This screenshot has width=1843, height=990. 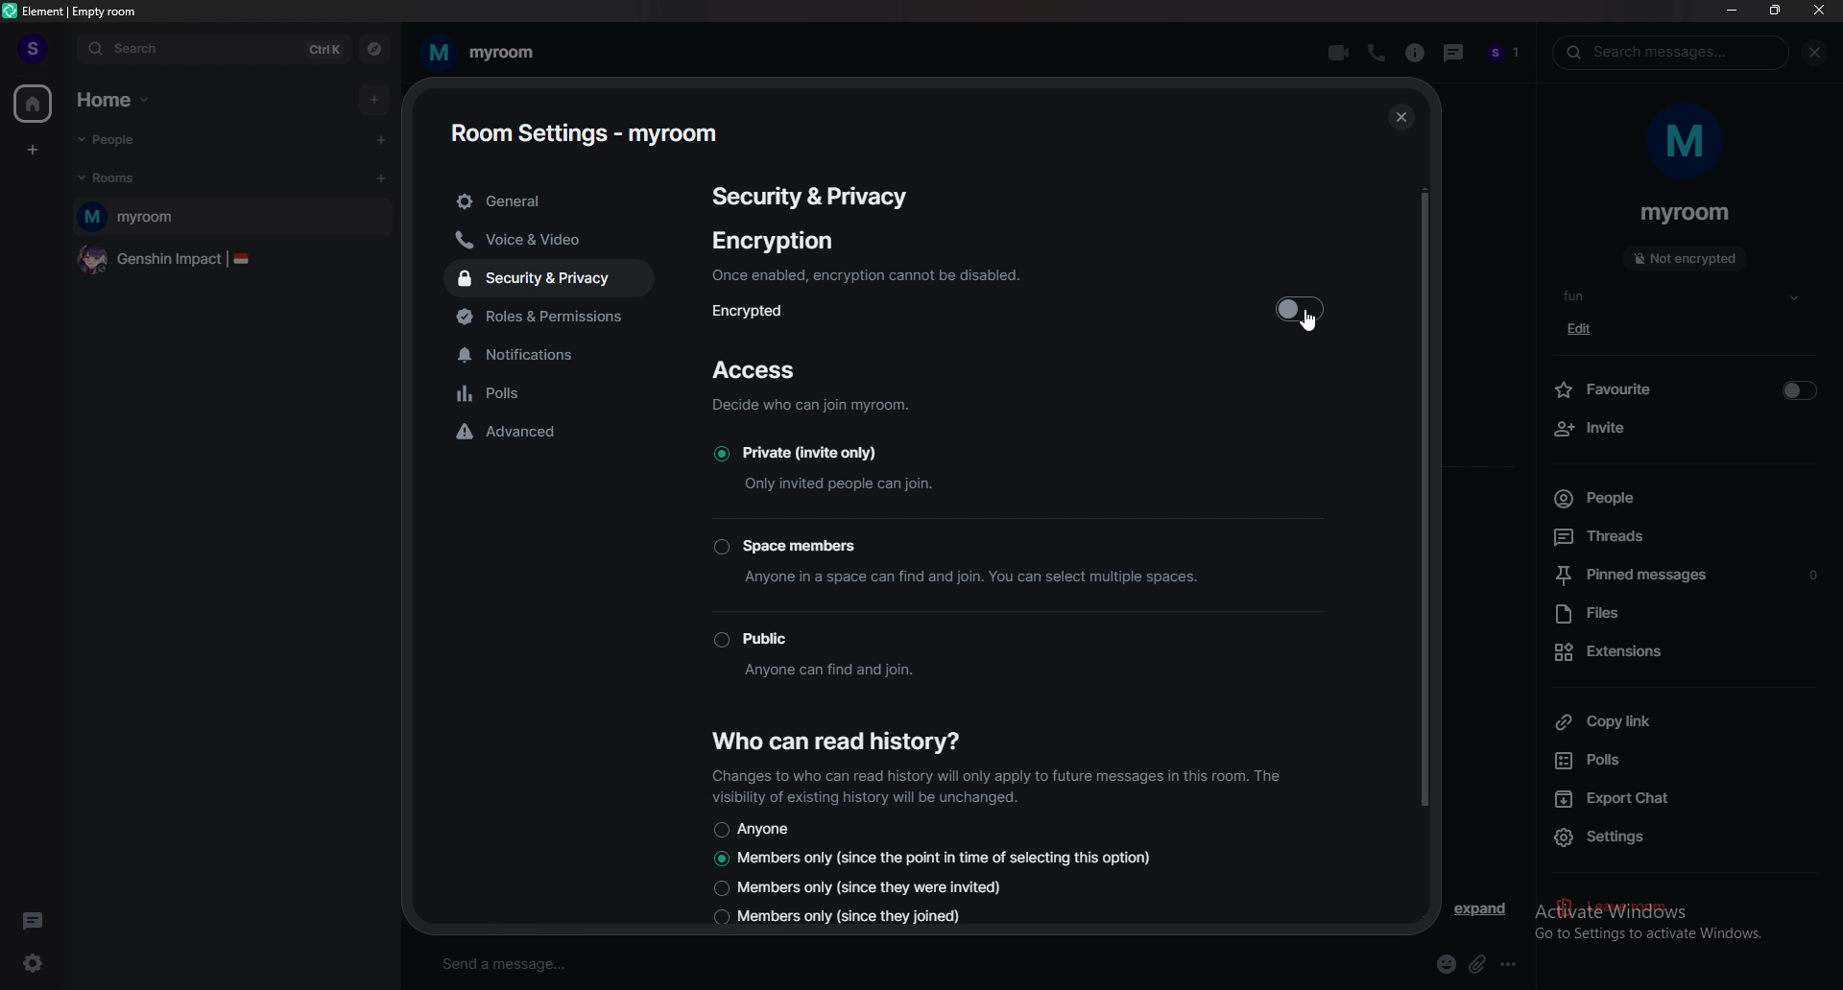 I want to click on export chat, so click(x=1682, y=799).